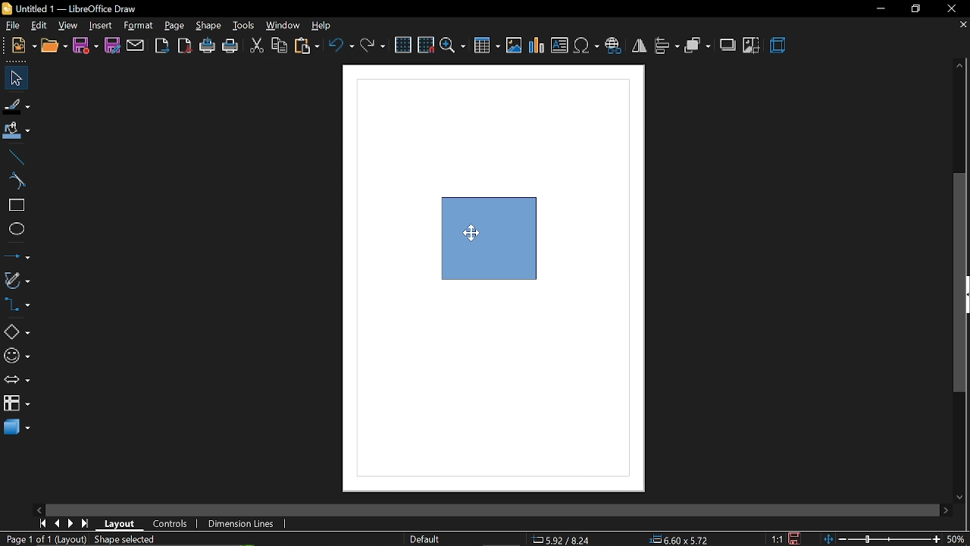 The image size is (970, 546). Describe the element at coordinates (186, 46) in the screenshot. I see `export as pdf` at that location.